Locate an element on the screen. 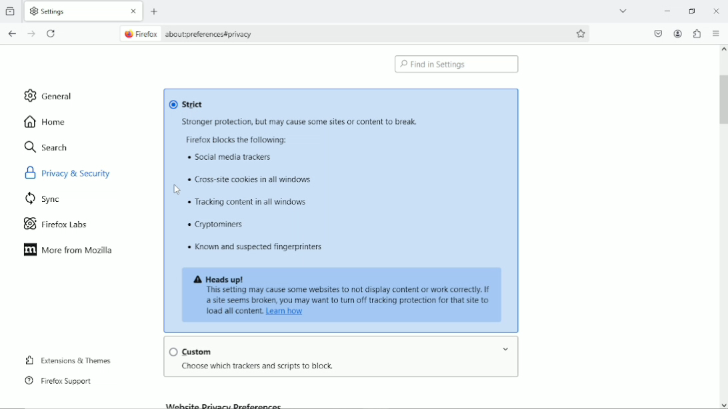 This screenshot has height=409, width=728. search is located at coordinates (47, 147).